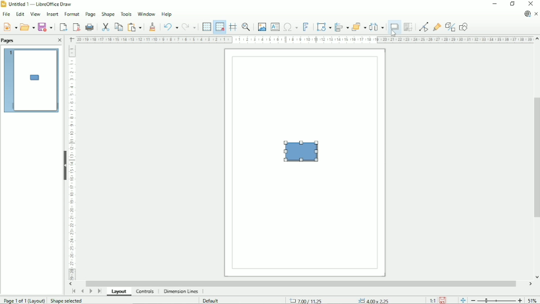  What do you see at coordinates (534, 301) in the screenshot?
I see `Zoom factor` at bounding box center [534, 301].